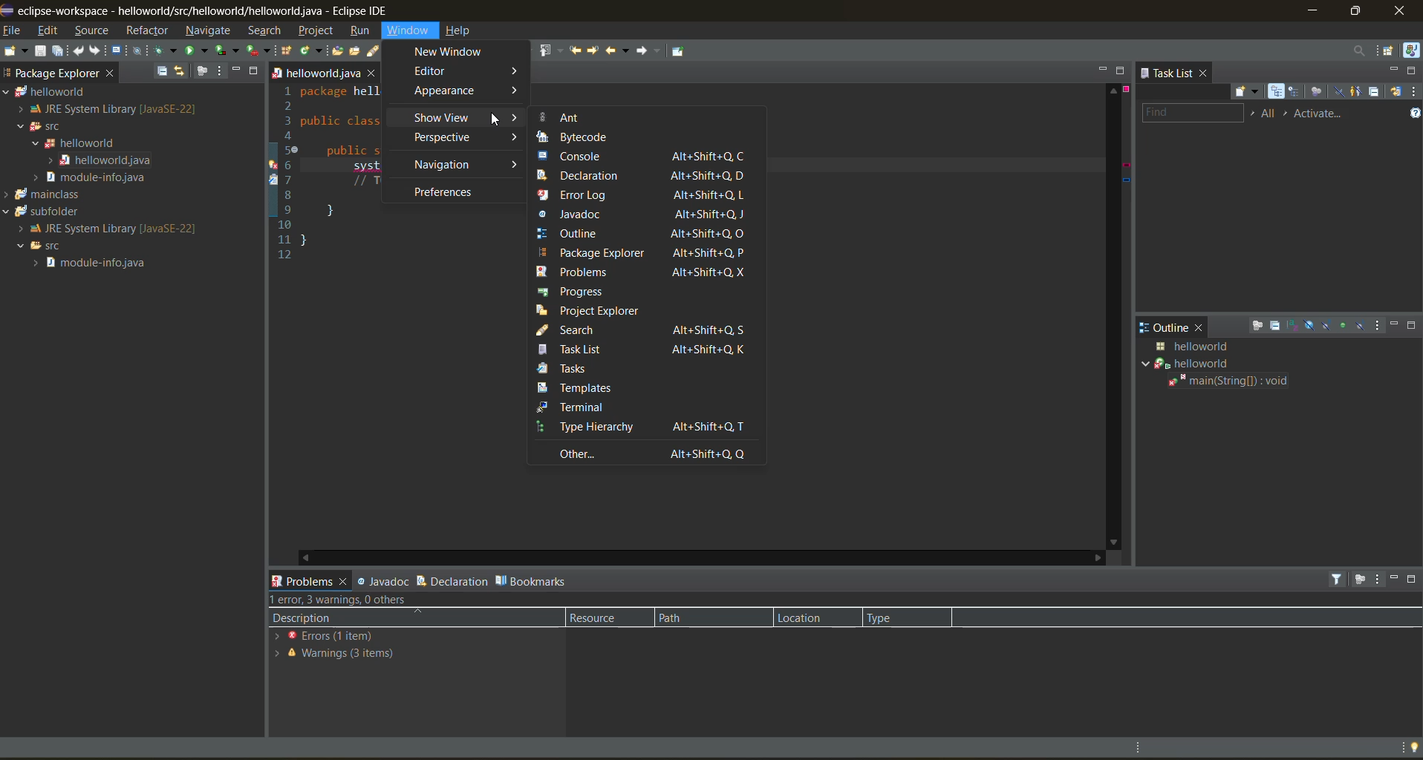  I want to click on tasks, so click(575, 367).